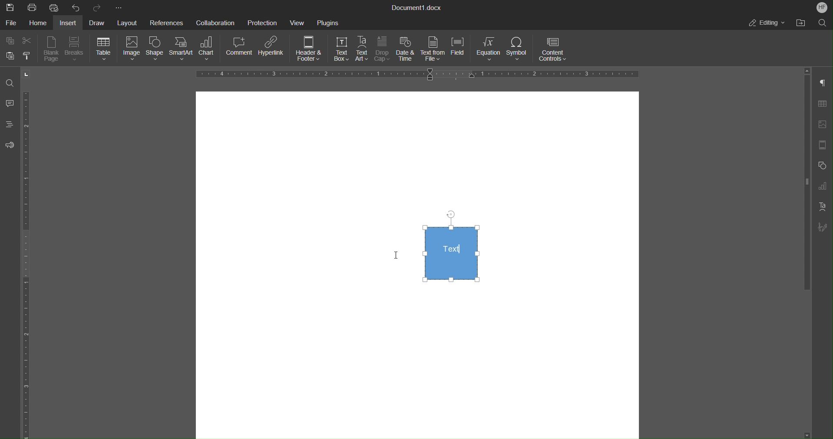 This screenshot has width=833, height=439. Describe the element at coordinates (407, 50) in the screenshot. I see `Date & Time` at that location.